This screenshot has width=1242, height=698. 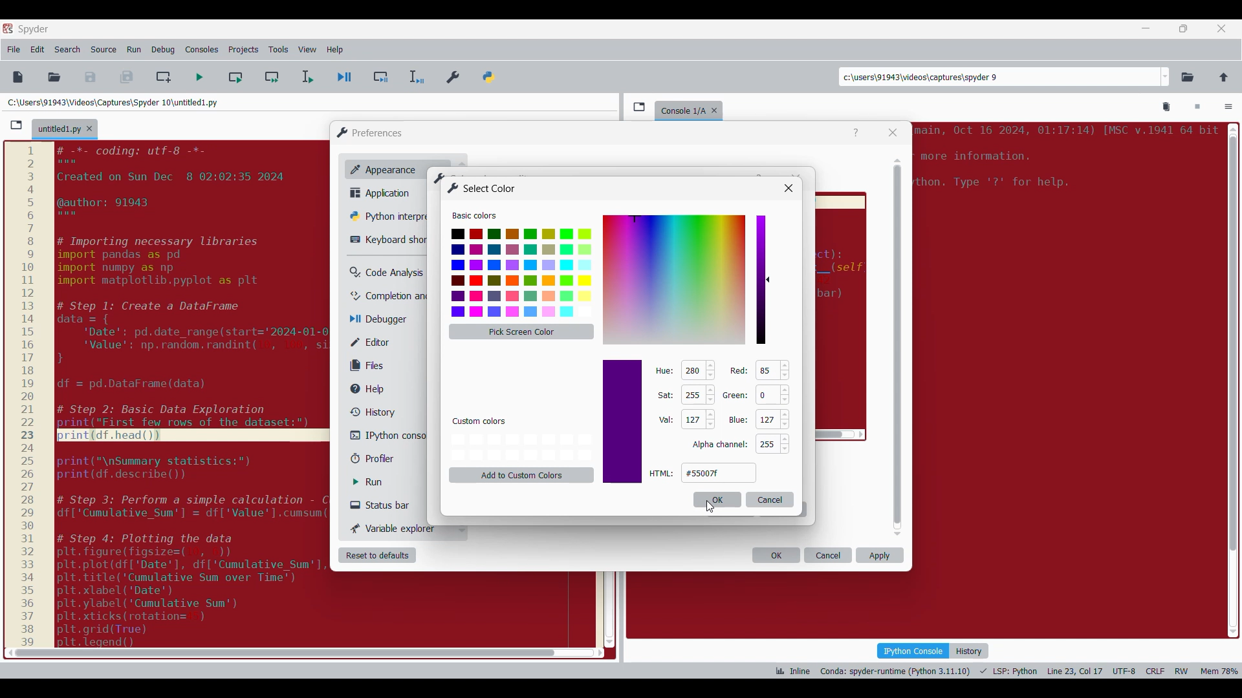 What do you see at coordinates (370, 412) in the screenshot?
I see `History` at bounding box center [370, 412].